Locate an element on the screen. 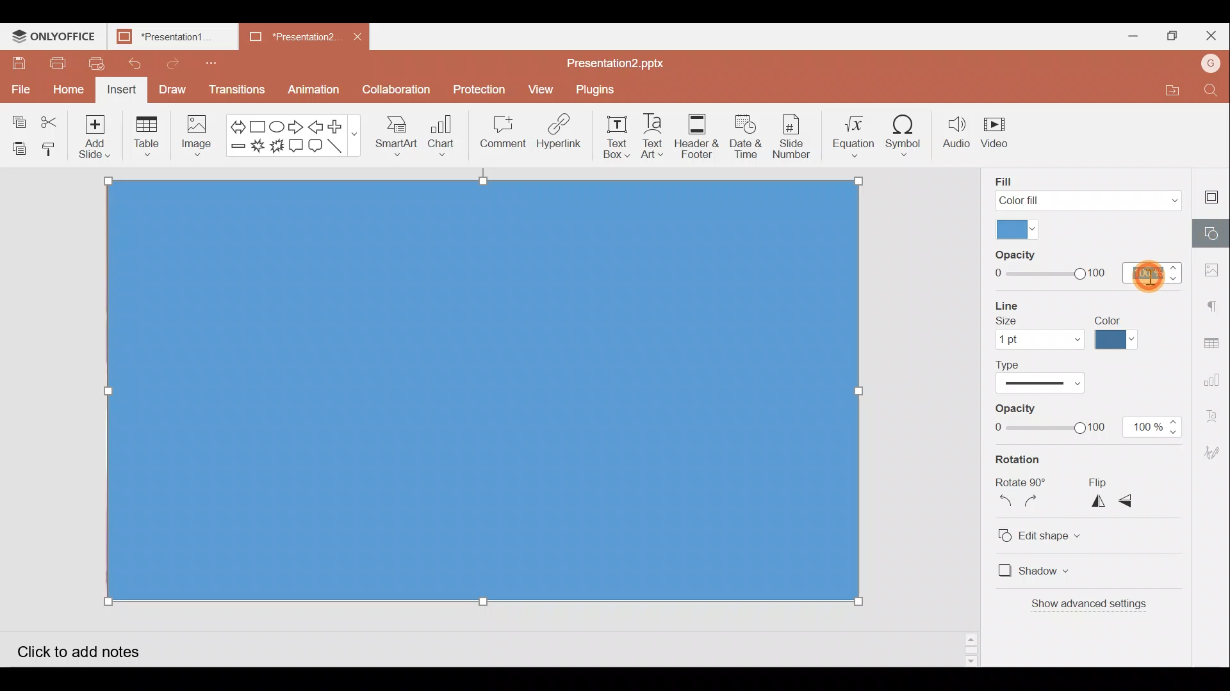  Text Art settings is located at coordinates (1217, 413).